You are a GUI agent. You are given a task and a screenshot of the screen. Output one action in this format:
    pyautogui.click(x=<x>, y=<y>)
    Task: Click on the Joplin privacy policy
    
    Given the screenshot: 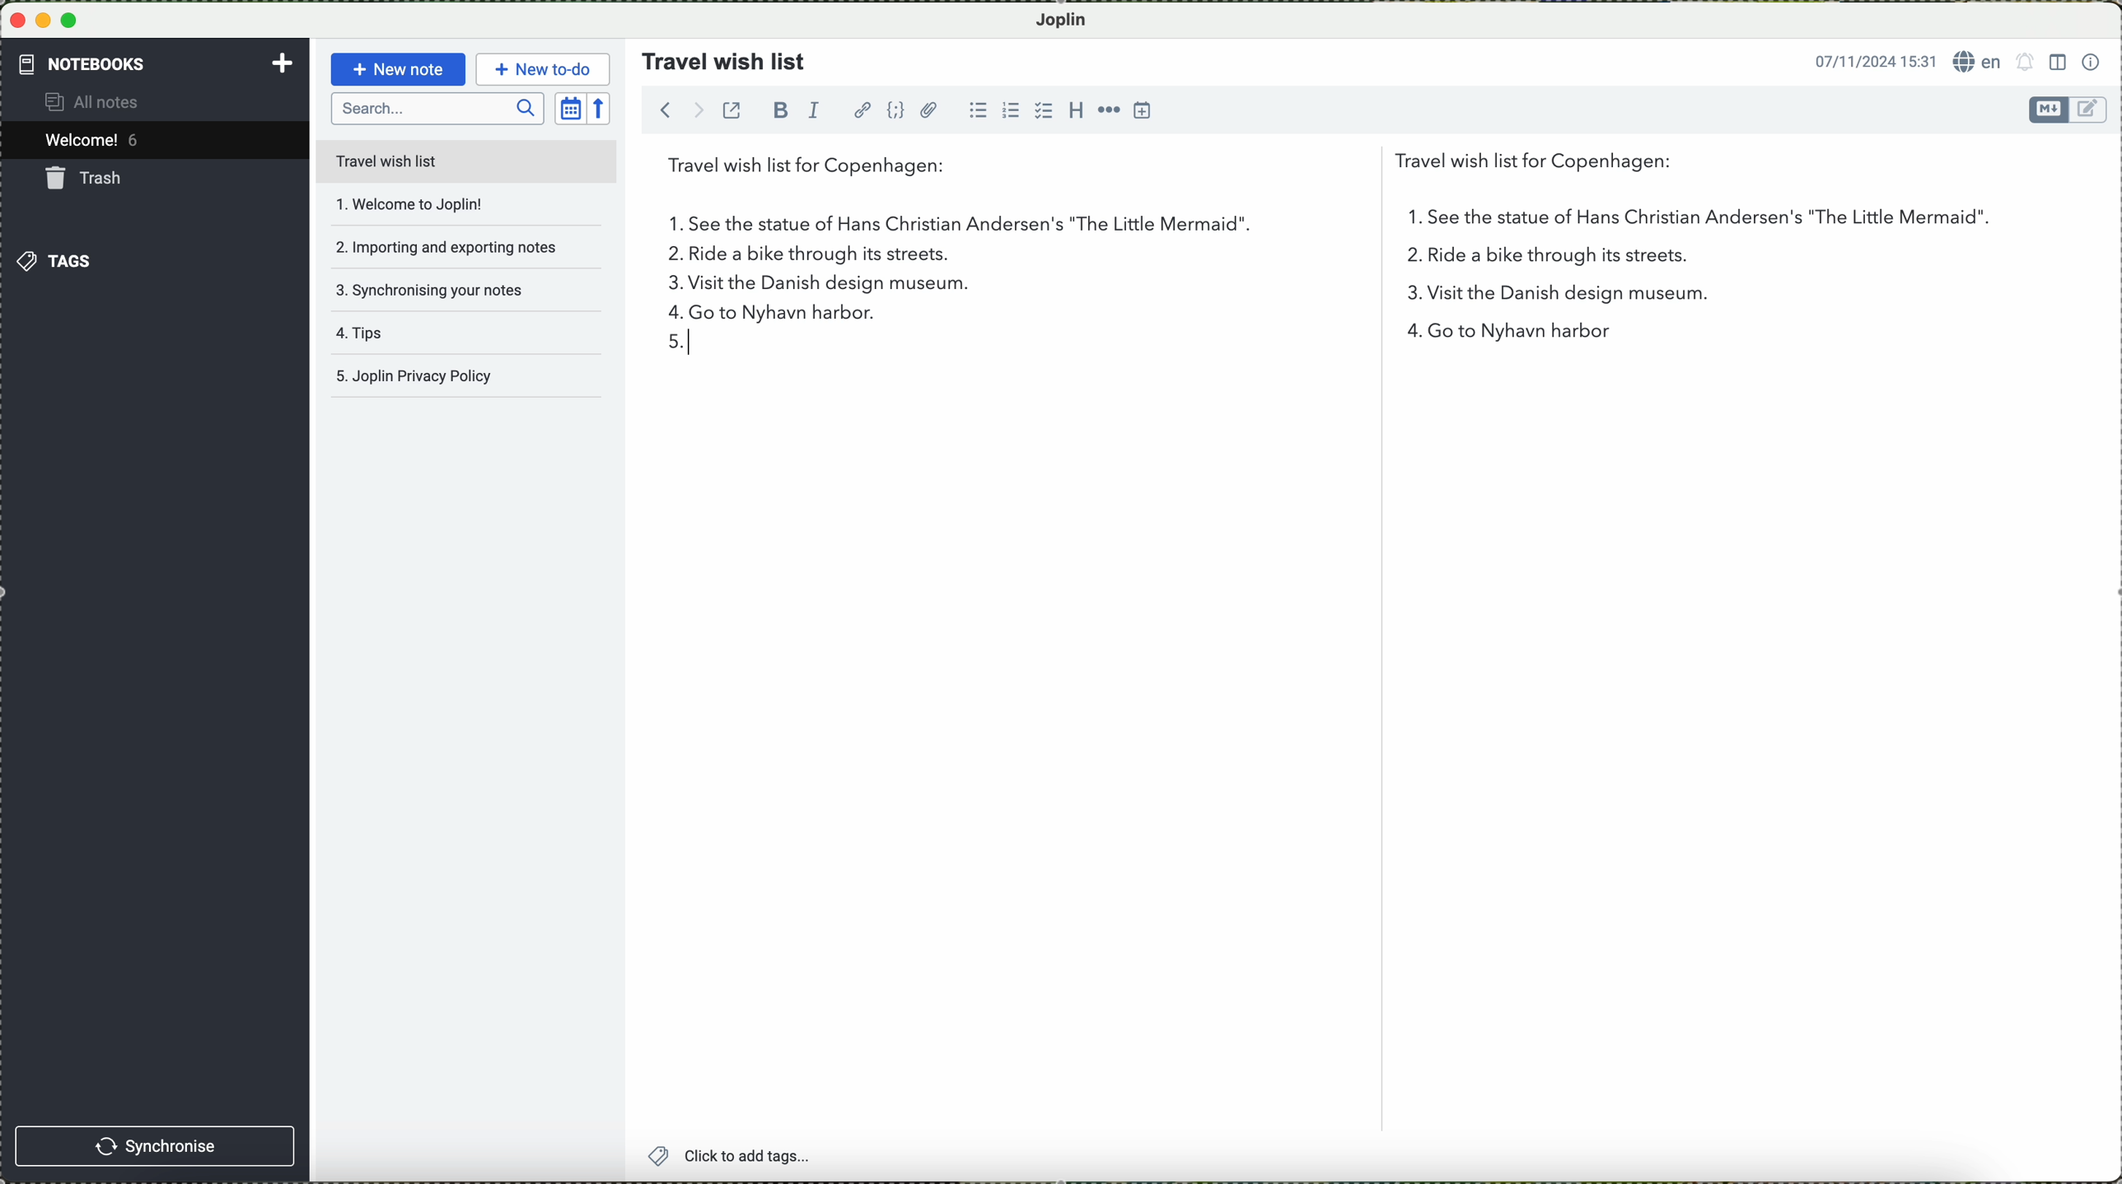 What is the action you would take?
    pyautogui.click(x=461, y=380)
    